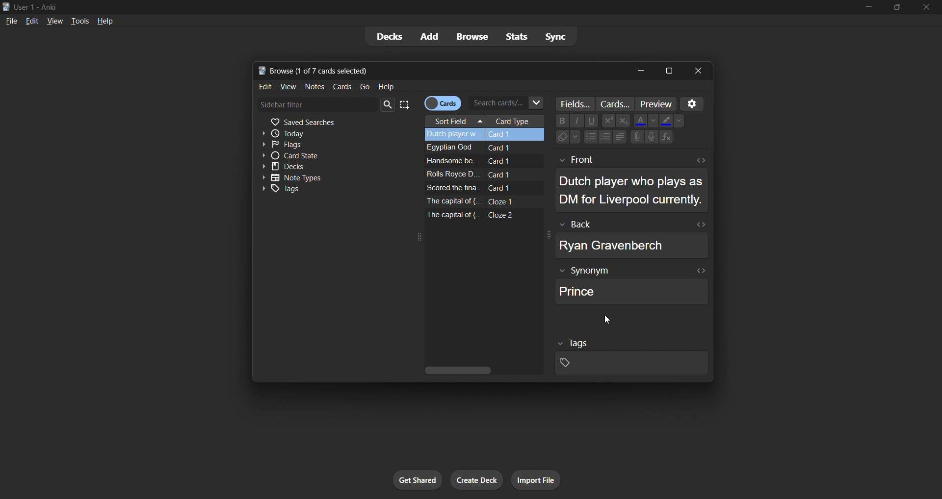 This screenshot has width=942, height=499. What do you see at coordinates (314, 88) in the screenshot?
I see `notes` at bounding box center [314, 88].